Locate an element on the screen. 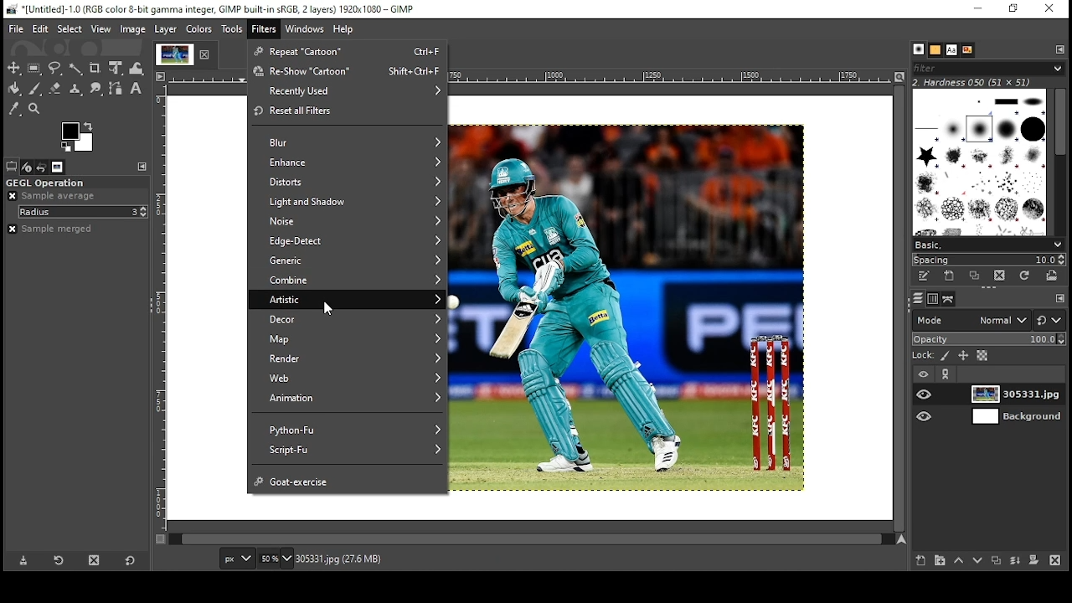 This screenshot has width=1072, height=603. gegl operation is located at coordinates (46, 183).